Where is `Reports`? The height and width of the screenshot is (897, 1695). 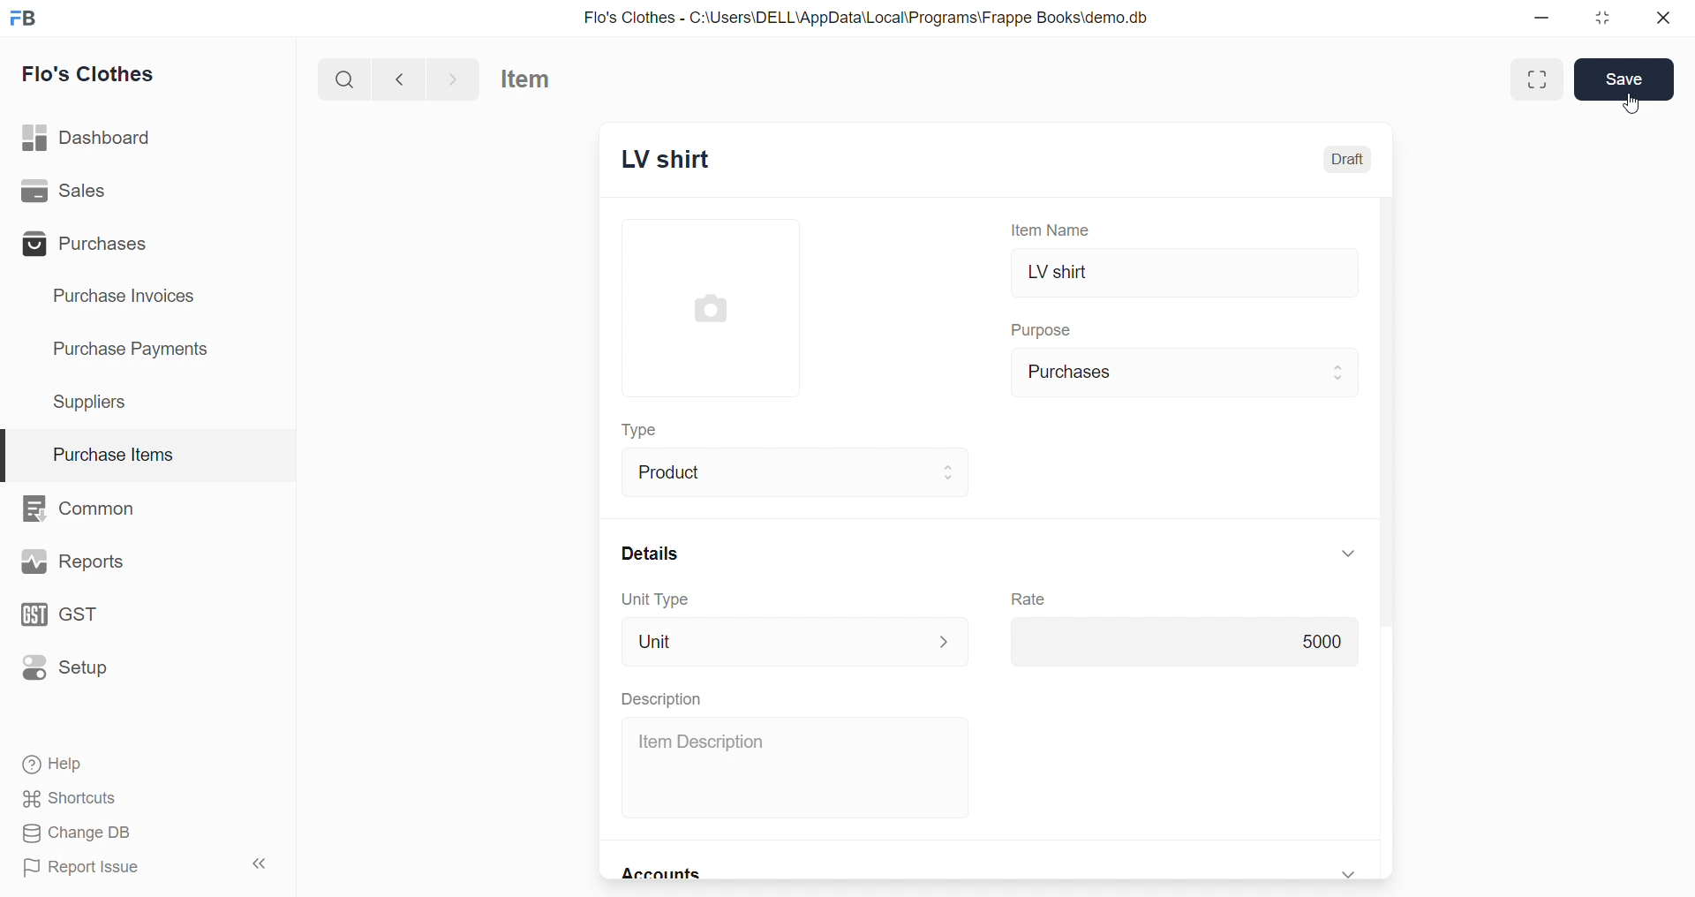
Reports is located at coordinates (74, 562).